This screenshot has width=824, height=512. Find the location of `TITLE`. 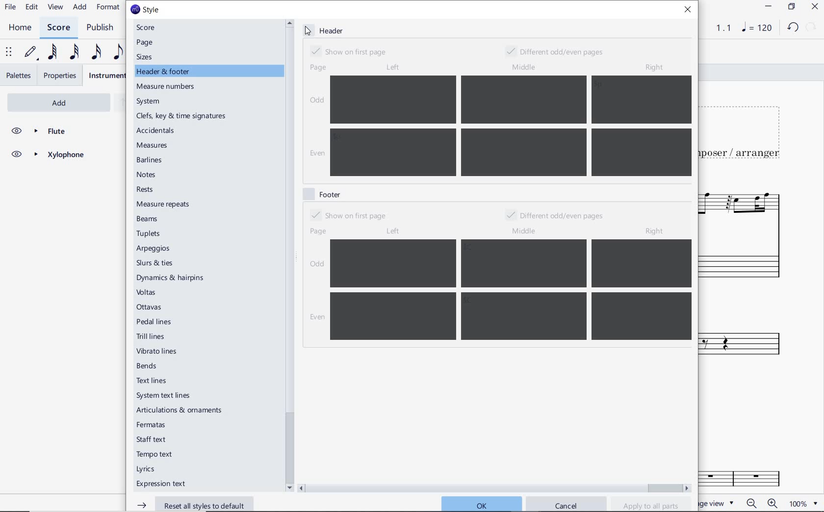

TITLE is located at coordinates (743, 133).